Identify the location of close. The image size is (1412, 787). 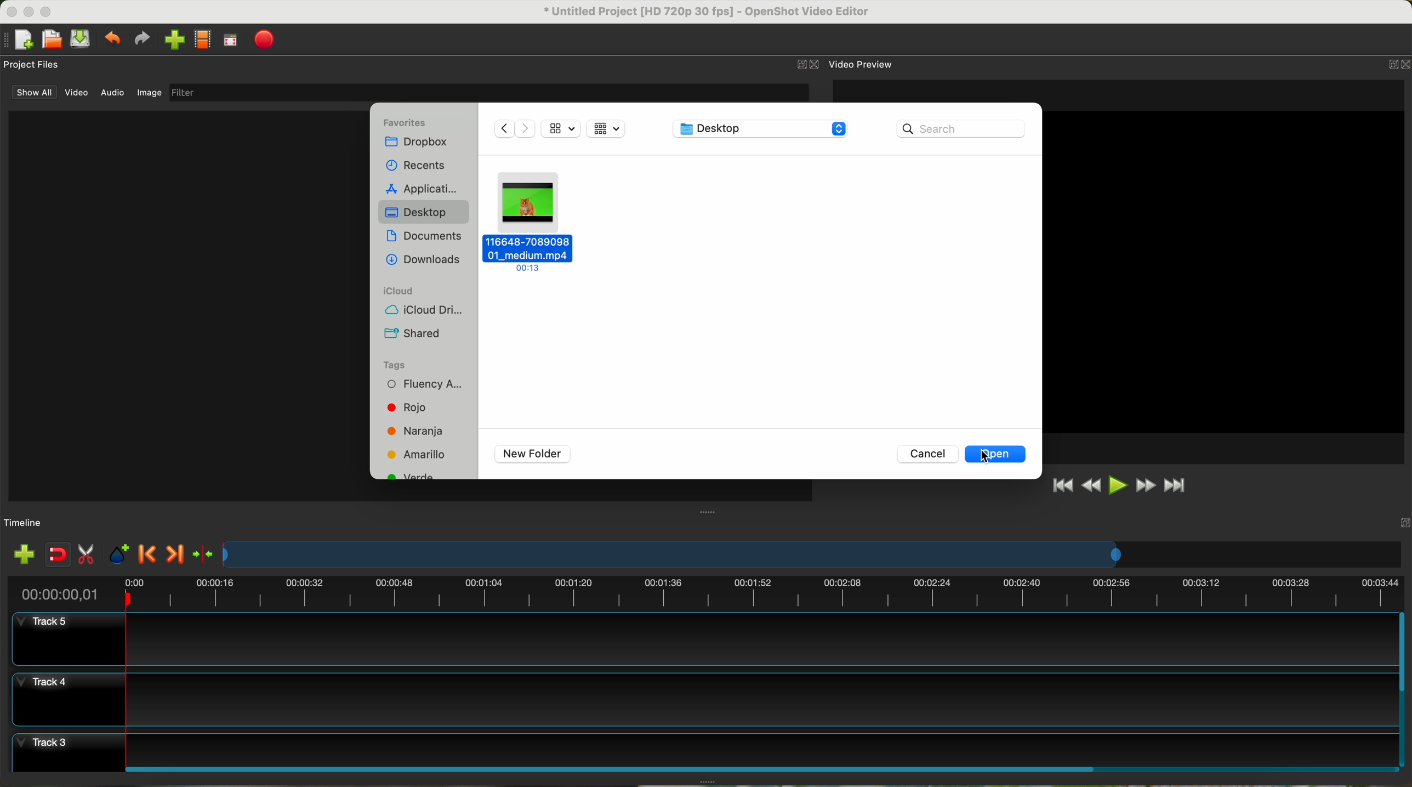
(809, 65).